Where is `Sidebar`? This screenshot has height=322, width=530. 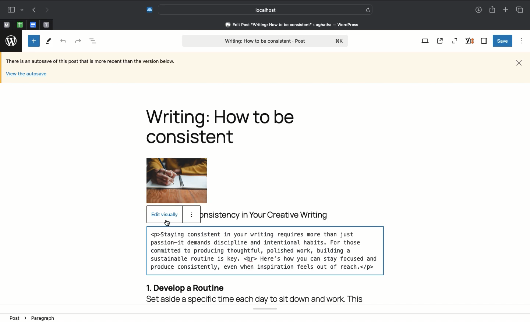
Sidebar is located at coordinates (14, 9).